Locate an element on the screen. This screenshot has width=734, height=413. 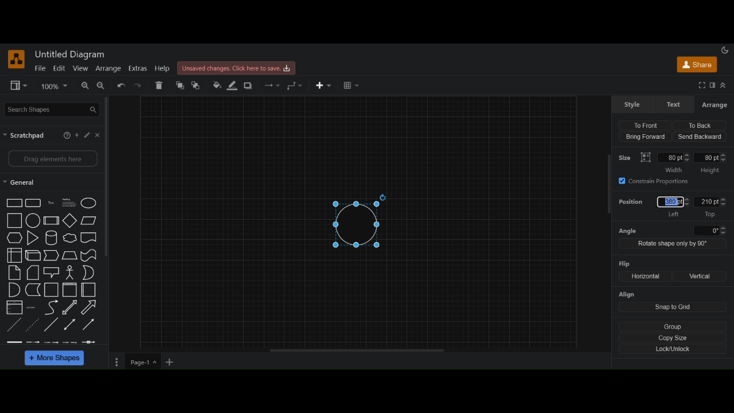
shadow is located at coordinates (249, 86).